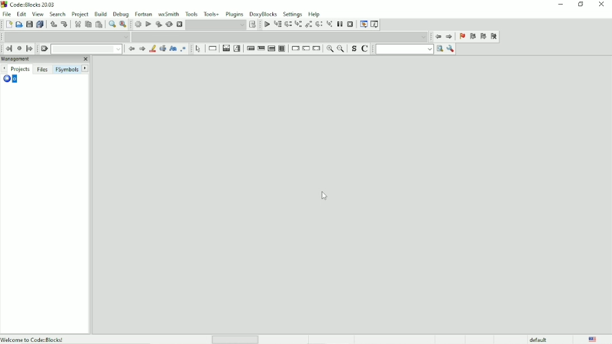 Image resolution: width=612 pixels, height=344 pixels. What do you see at coordinates (77, 24) in the screenshot?
I see `Cut` at bounding box center [77, 24].